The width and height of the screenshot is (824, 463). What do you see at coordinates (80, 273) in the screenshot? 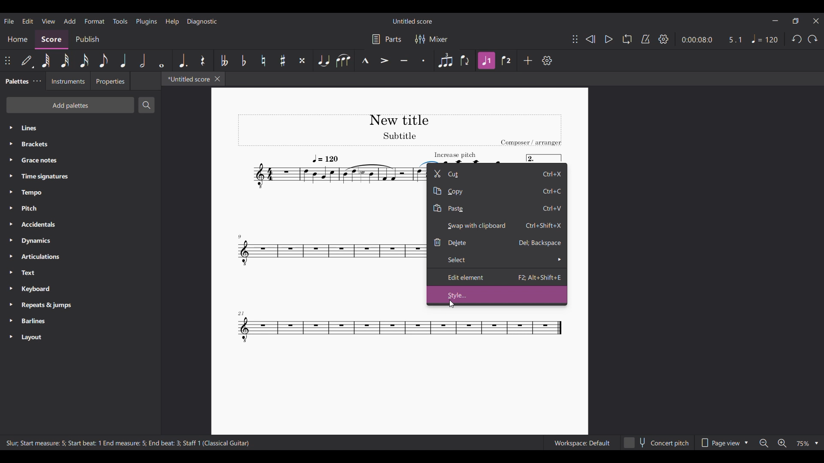
I see `Text` at bounding box center [80, 273].